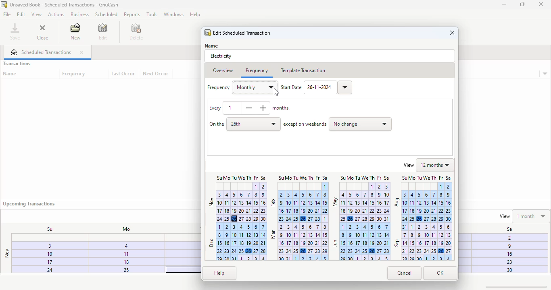  Describe the element at coordinates (122, 270) in the screenshot. I see `25` at that location.